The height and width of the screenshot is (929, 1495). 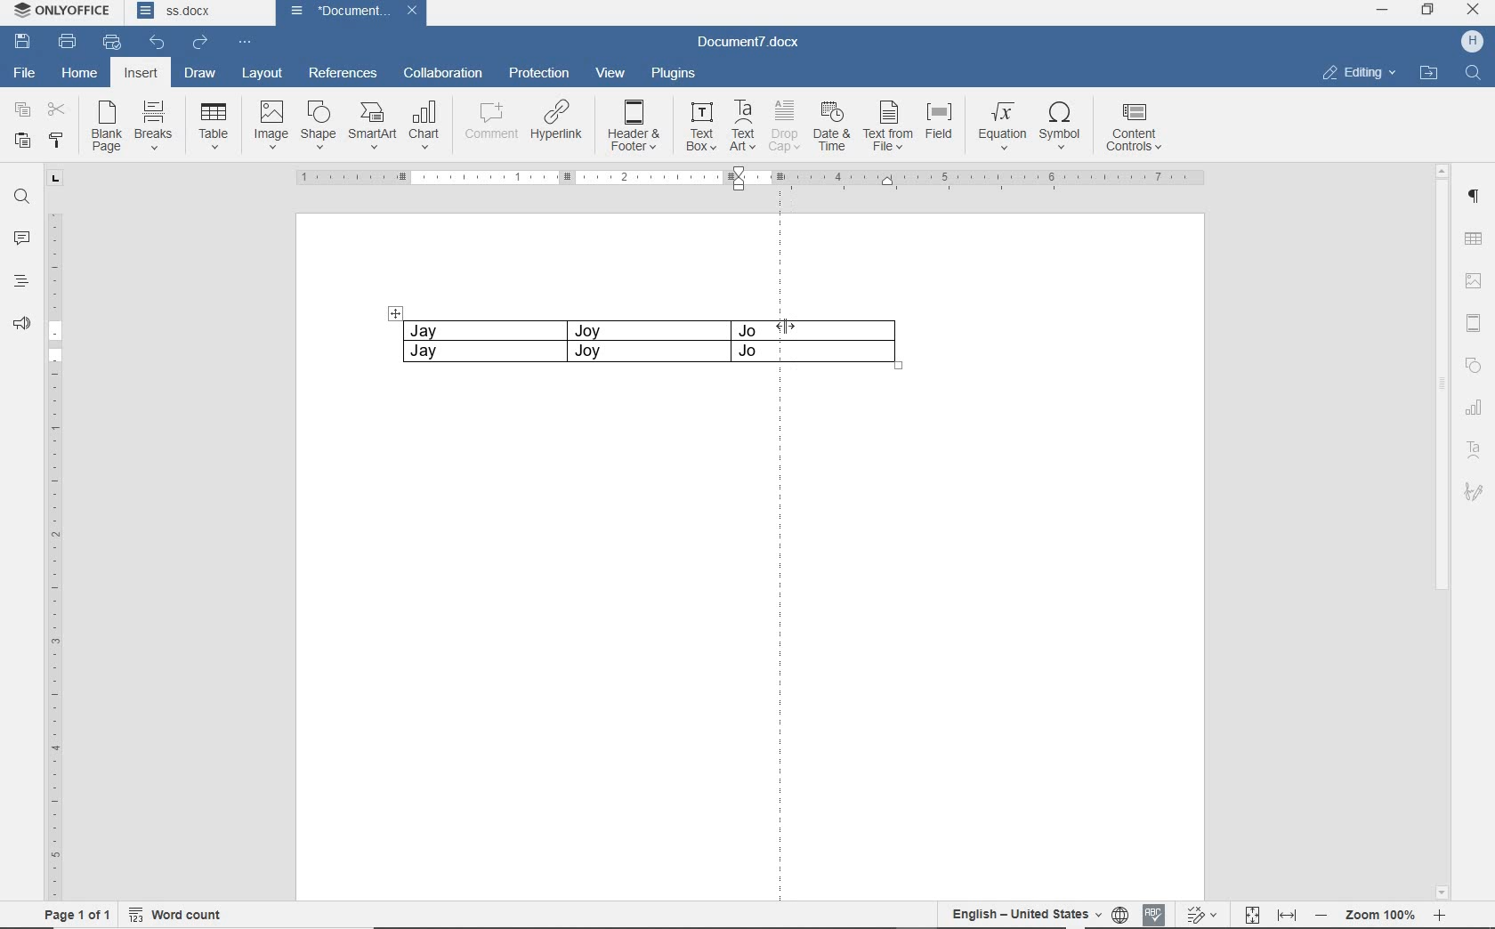 What do you see at coordinates (153, 122) in the screenshot?
I see `BREAKS` at bounding box center [153, 122].